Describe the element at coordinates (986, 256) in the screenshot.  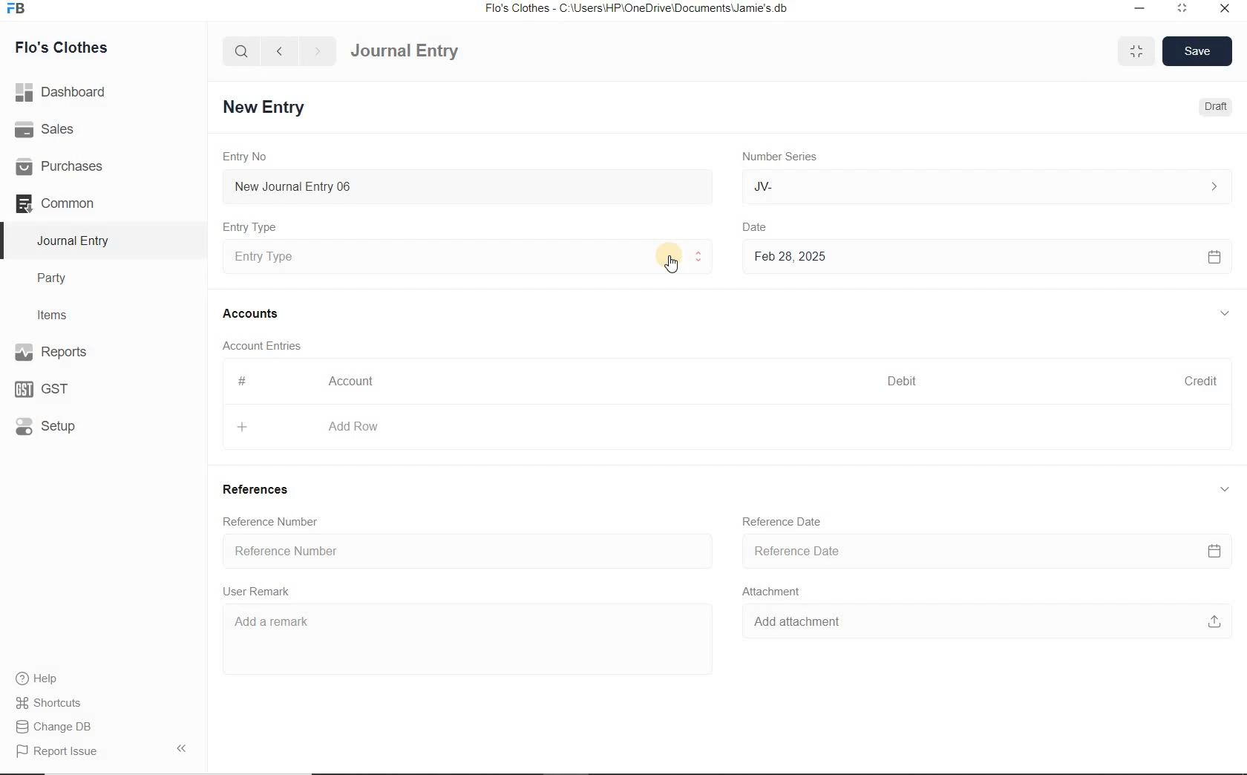
I see `Feb 28, 2025` at that location.